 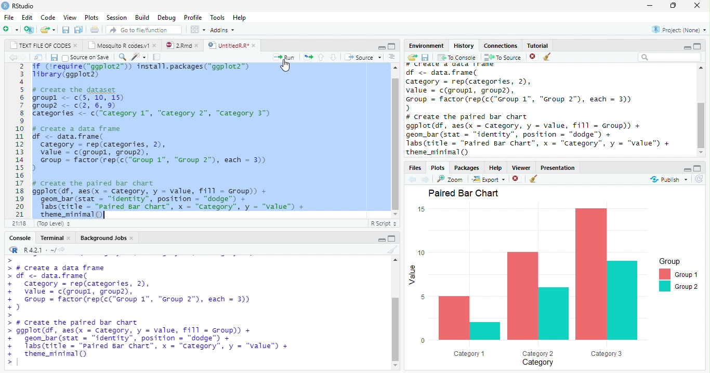 I want to click on  to source : insert the selected command into the current document , so click(x=501, y=57).